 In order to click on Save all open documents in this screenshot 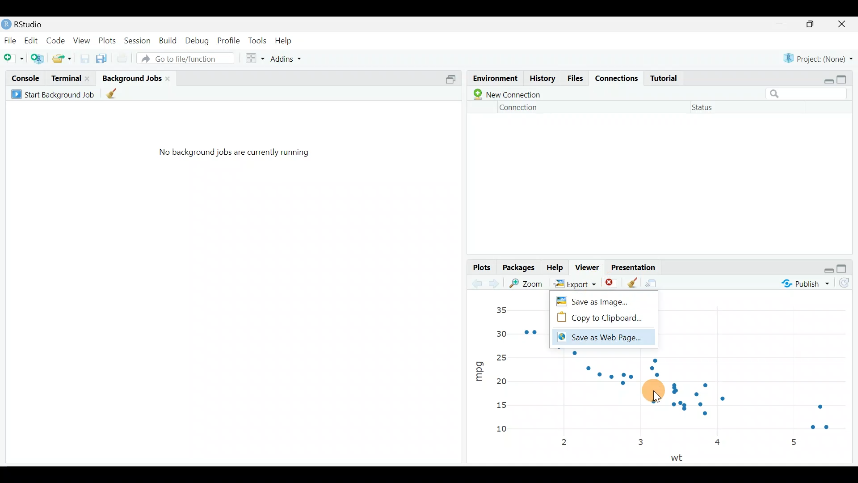, I will do `click(103, 57)`.